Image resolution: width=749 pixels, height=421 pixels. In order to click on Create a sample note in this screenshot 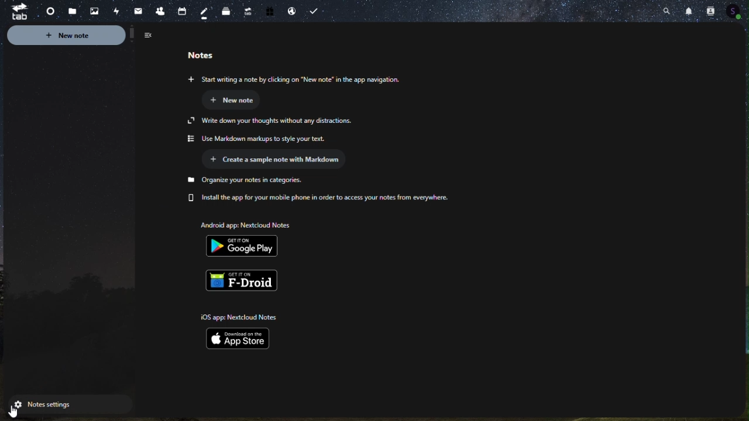, I will do `click(283, 160)`.